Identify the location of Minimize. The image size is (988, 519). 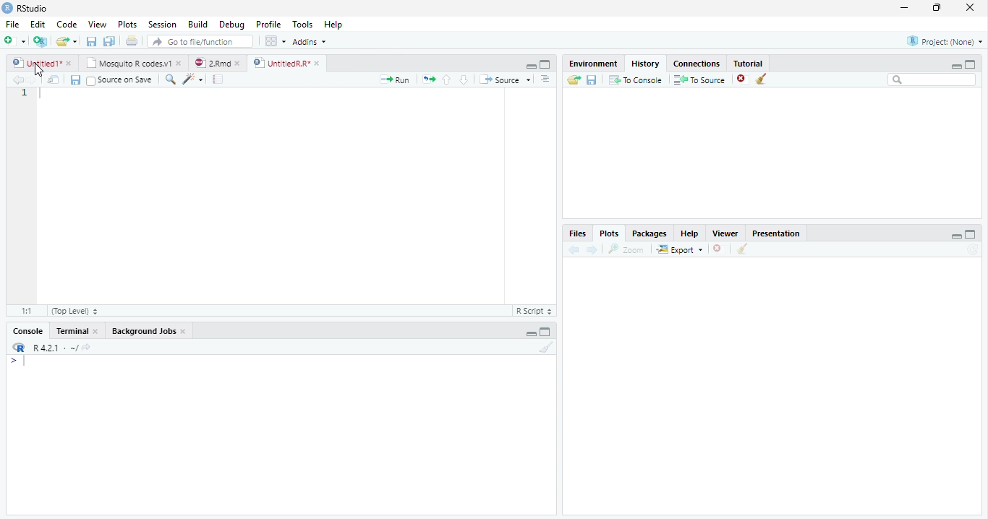
(953, 236).